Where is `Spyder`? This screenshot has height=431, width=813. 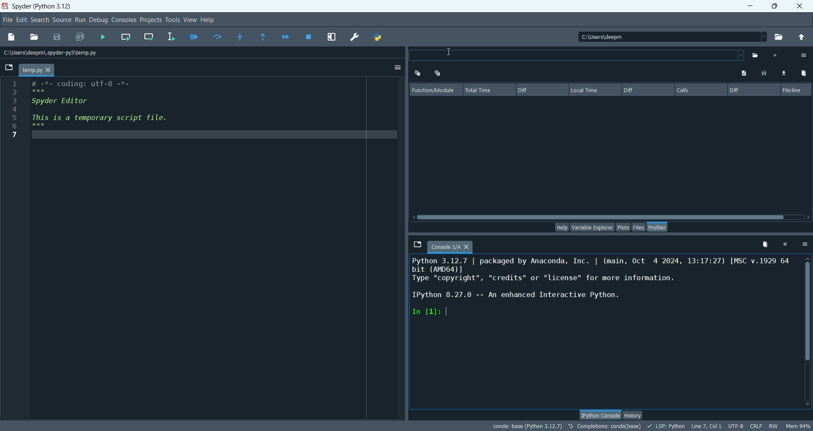 Spyder is located at coordinates (44, 7).